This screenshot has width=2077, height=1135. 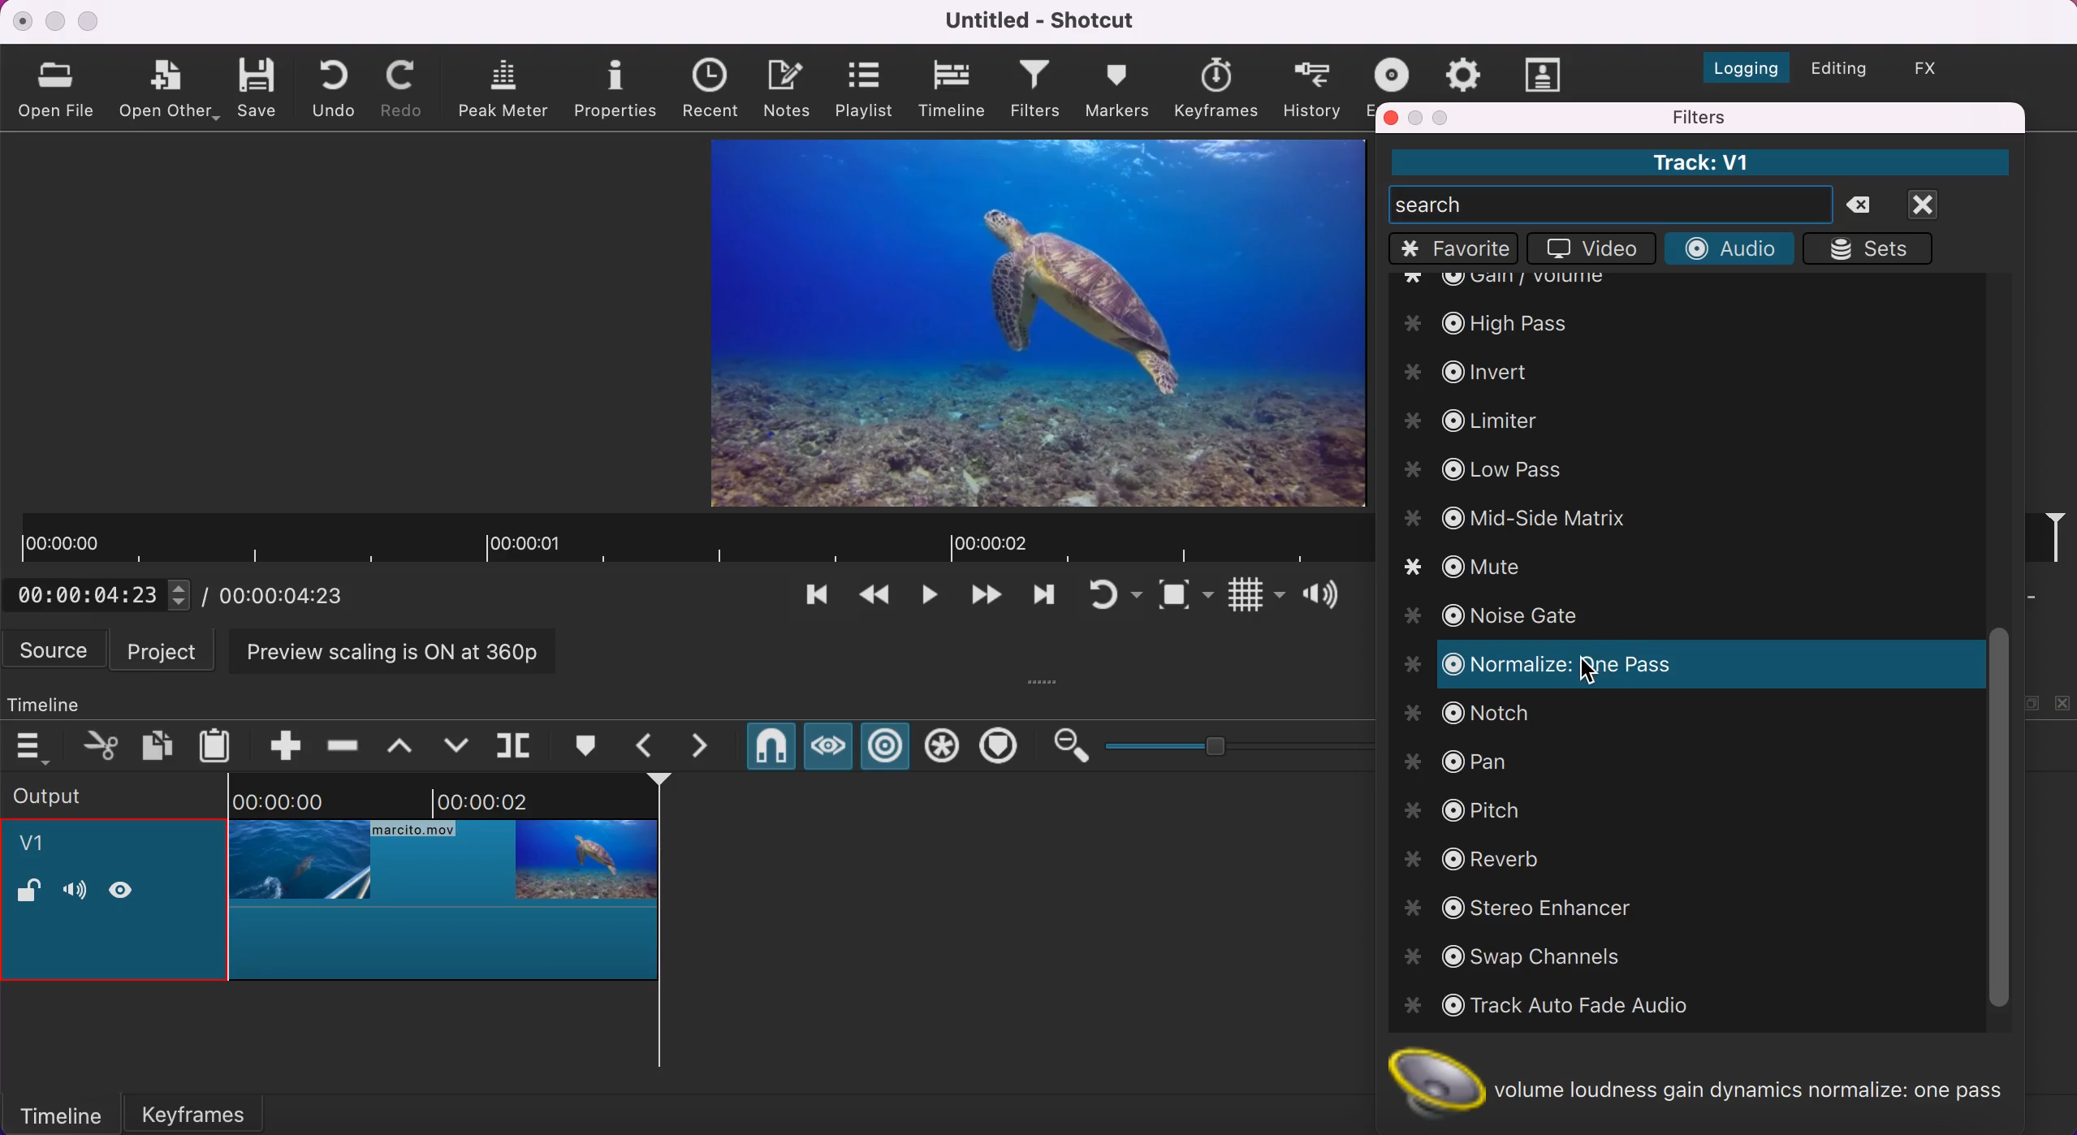 I want to click on video, so click(x=1587, y=249).